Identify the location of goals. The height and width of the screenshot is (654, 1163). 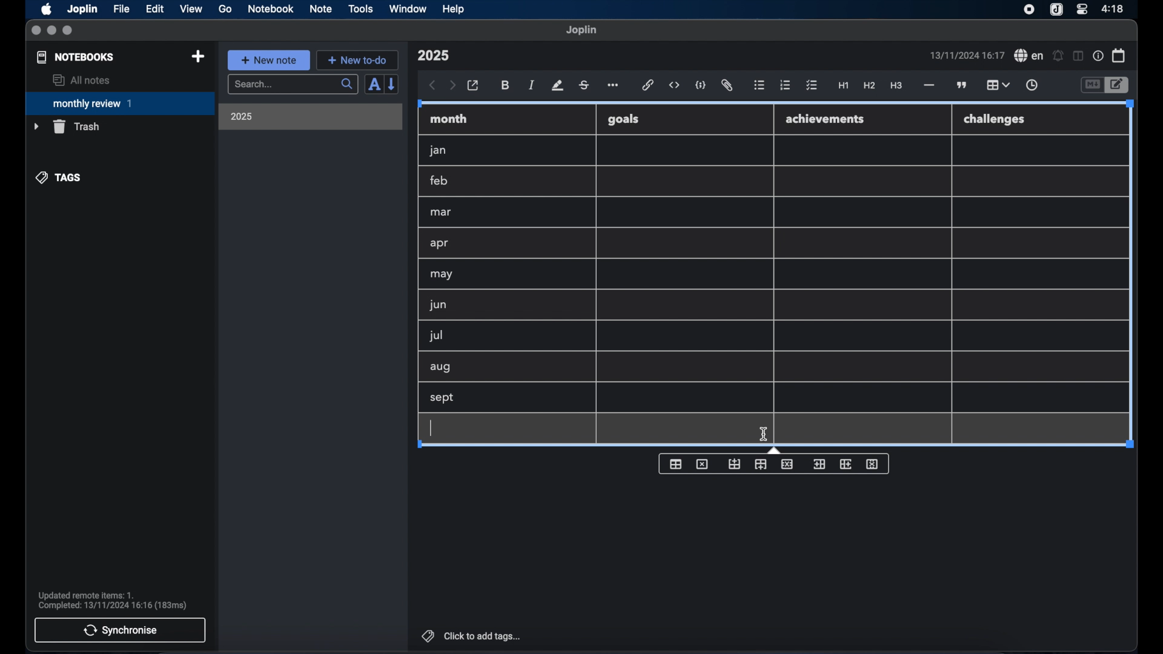
(623, 119).